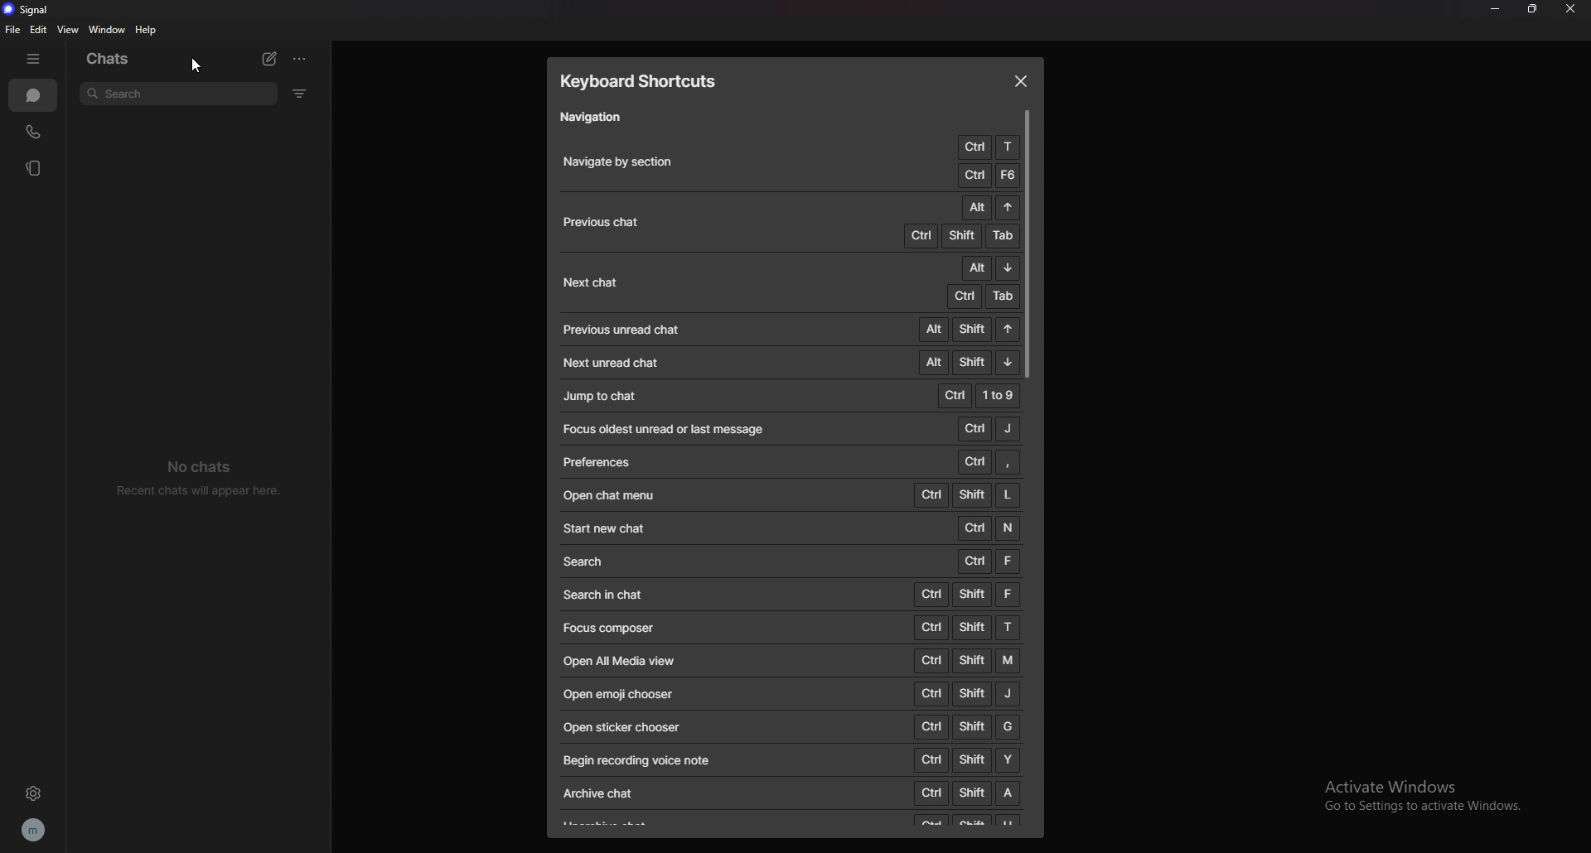 The image size is (1591, 853). What do you see at coordinates (965, 760) in the screenshot?
I see `CTRl + SHIFT + Y` at bounding box center [965, 760].